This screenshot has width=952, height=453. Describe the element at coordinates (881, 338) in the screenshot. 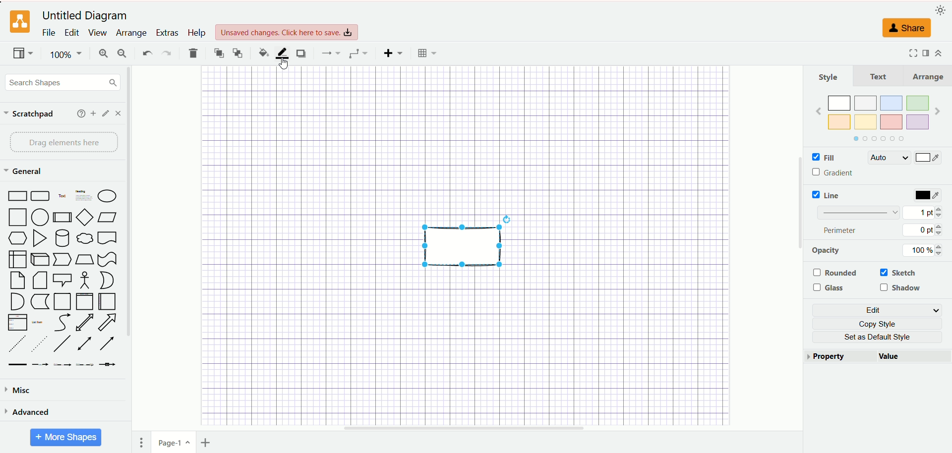

I see `set as default style` at that location.